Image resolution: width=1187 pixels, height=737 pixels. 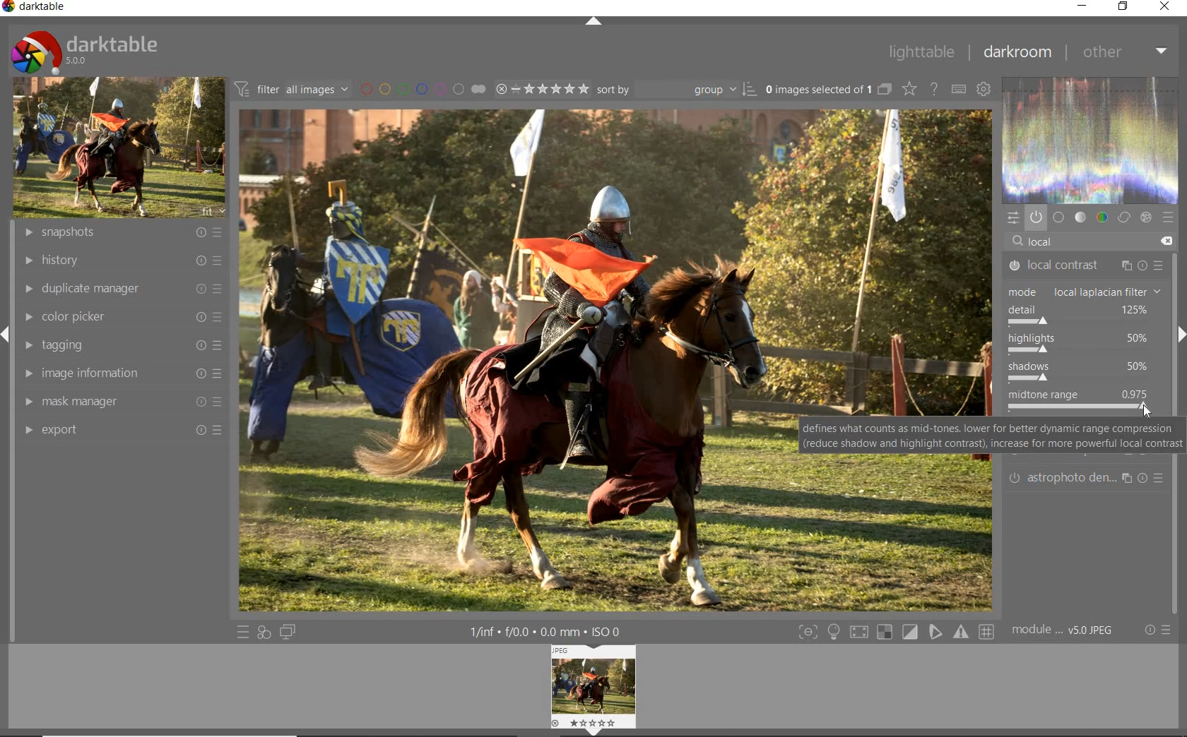 What do you see at coordinates (957, 89) in the screenshot?
I see `define keyboard shortcuts` at bounding box center [957, 89].